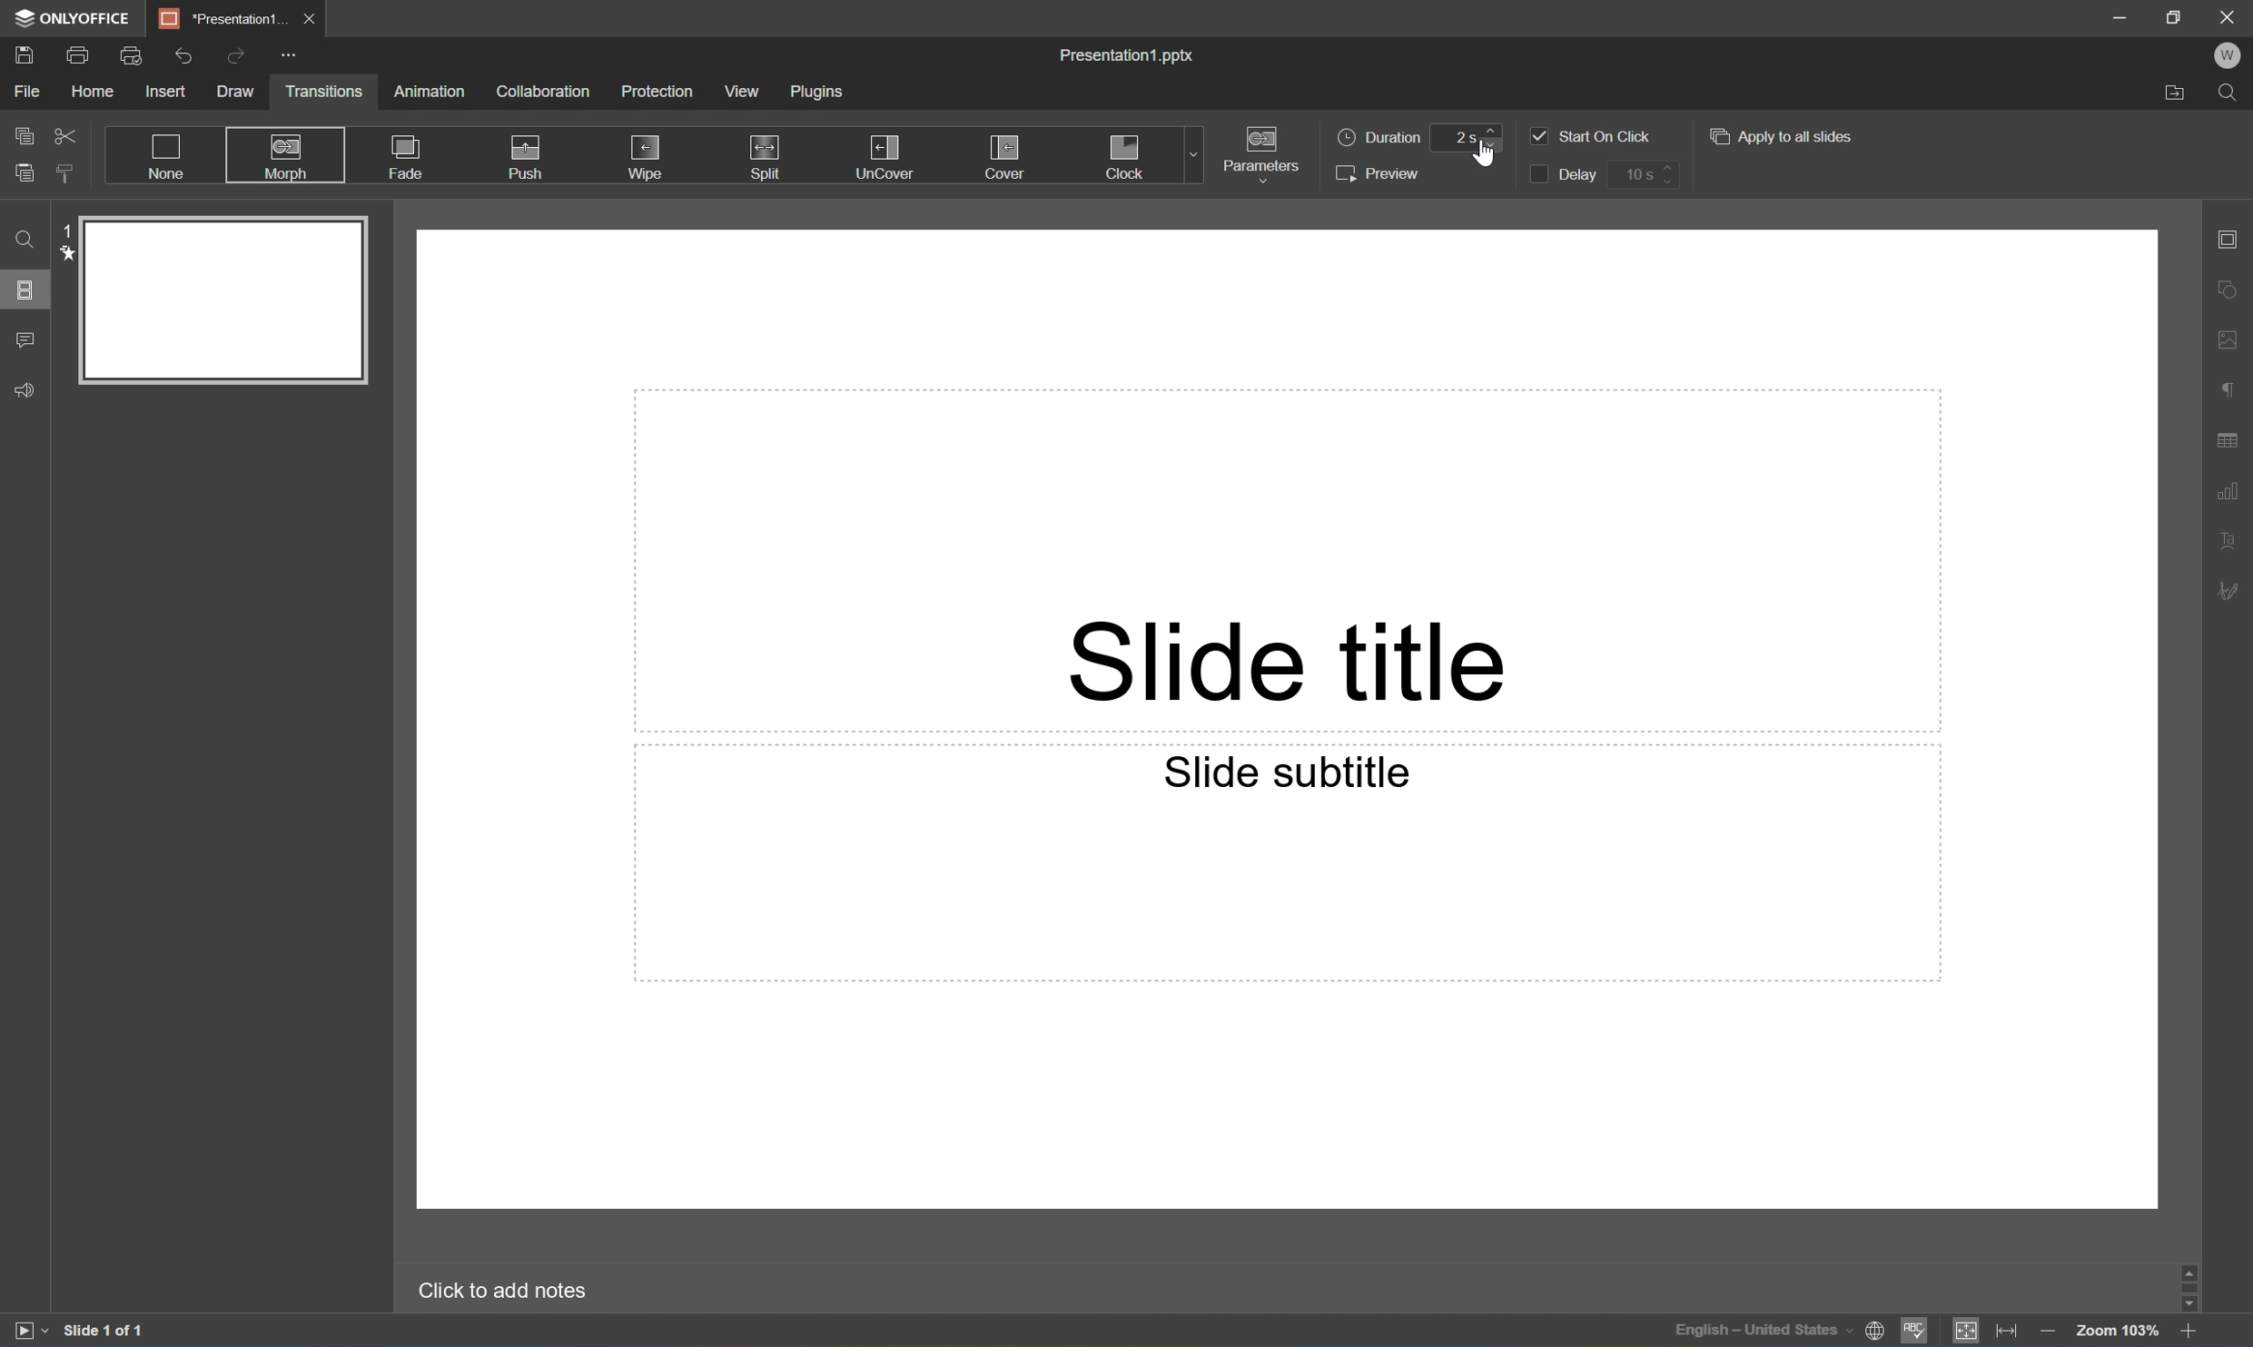 The image size is (2253, 1347). Describe the element at coordinates (1003, 158) in the screenshot. I see `Cover` at that location.